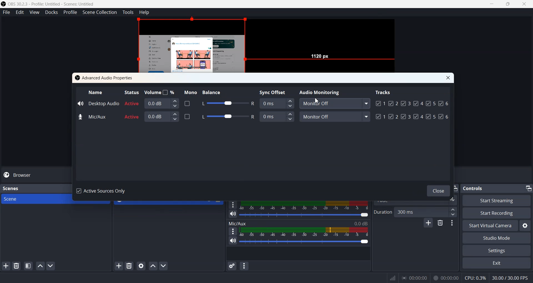 Image resolution: width=533 pixels, height=283 pixels. Describe the element at coordinates (496, 251) in the screenshot. I see `Settings` at that location.